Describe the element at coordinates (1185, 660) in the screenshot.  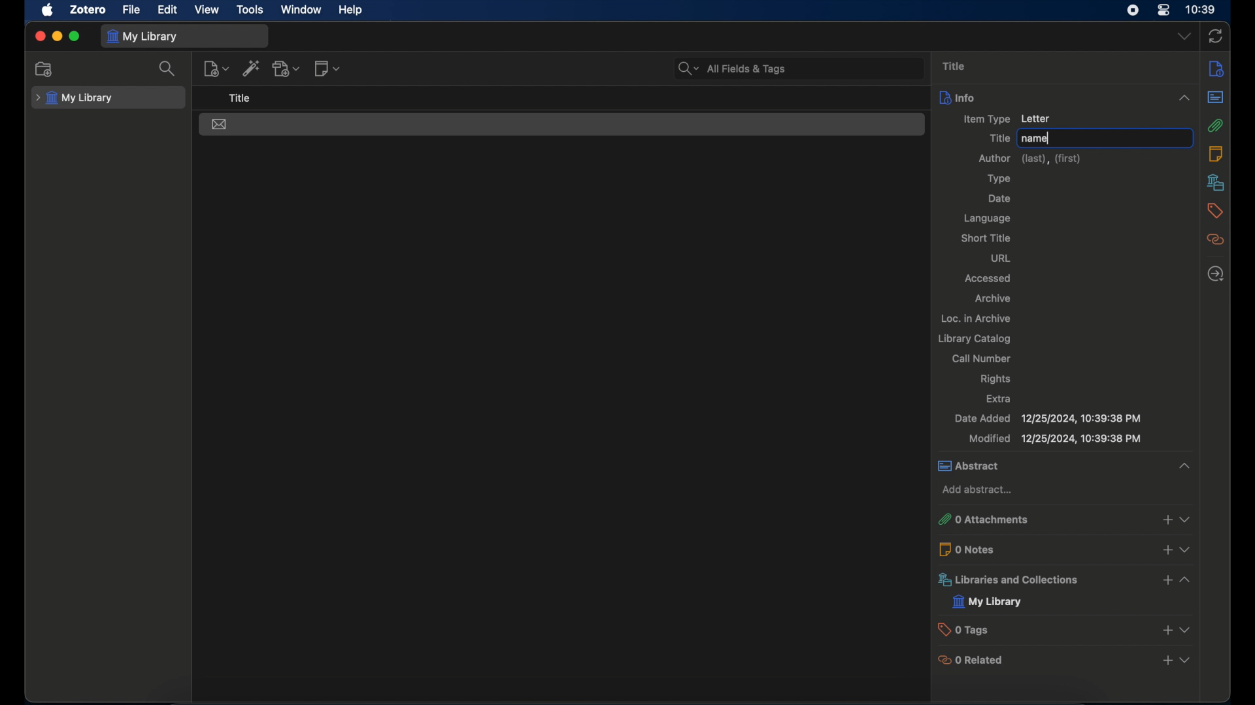
I see `view more` at that location.